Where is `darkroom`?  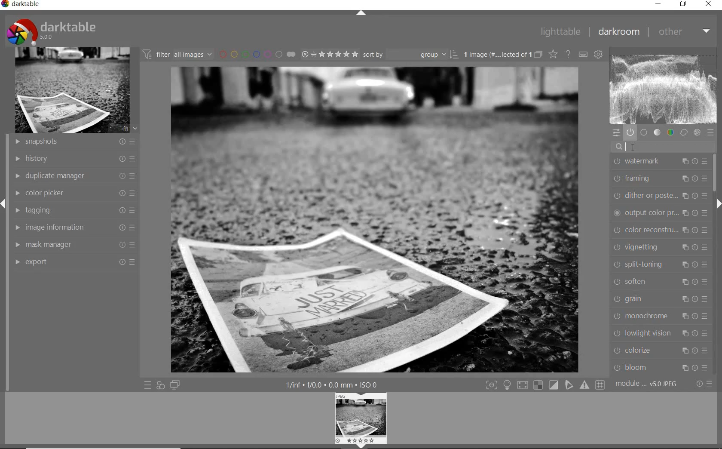
darkroom is located at coordinates (618, 31).